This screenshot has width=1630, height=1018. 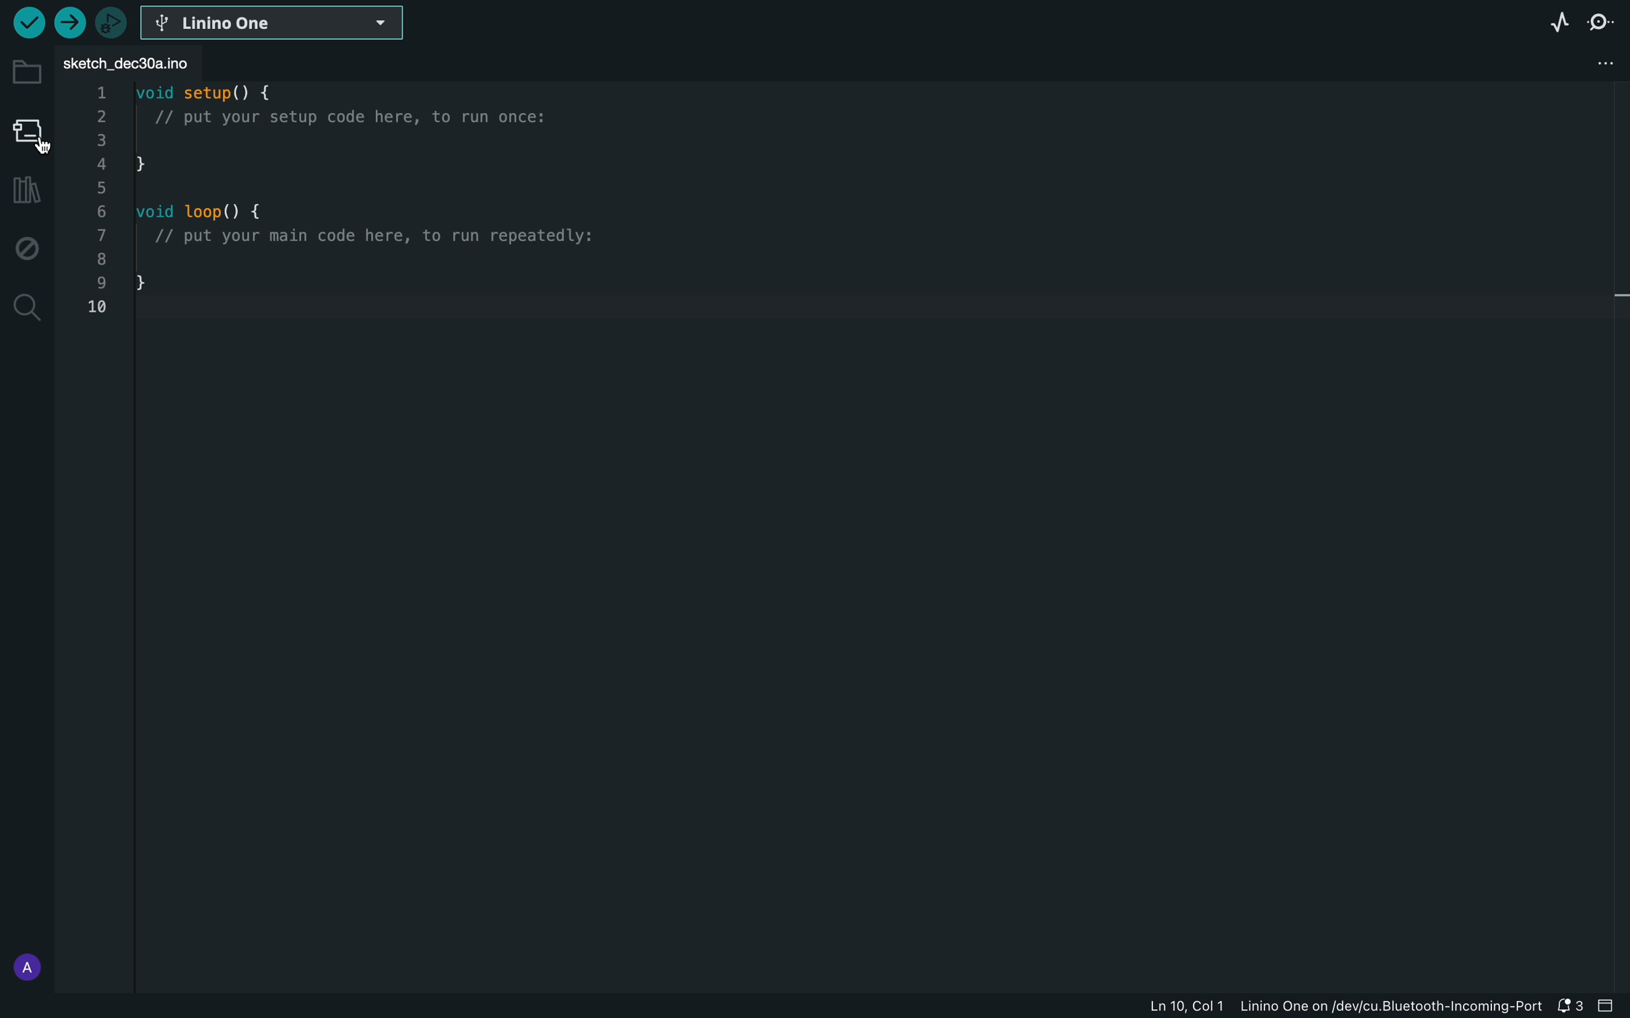 What do you see at coordinates (26, 308) in the screenshot?
I see `search` at bounding box center [26, 308].